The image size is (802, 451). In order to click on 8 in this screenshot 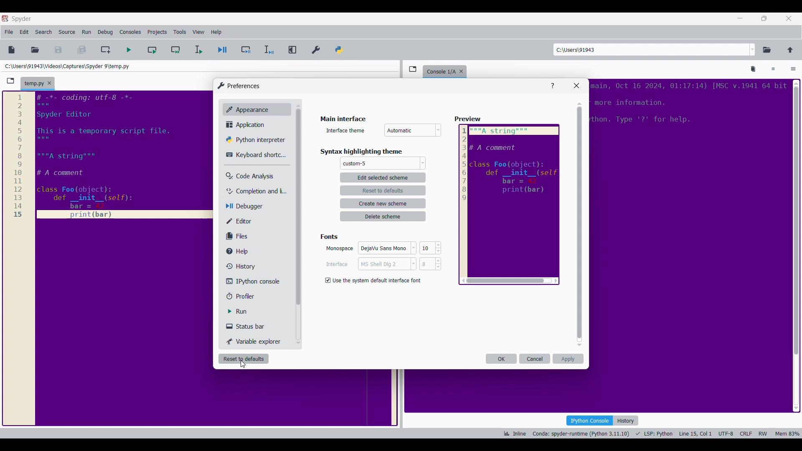, I will do `click(431, 264)`.